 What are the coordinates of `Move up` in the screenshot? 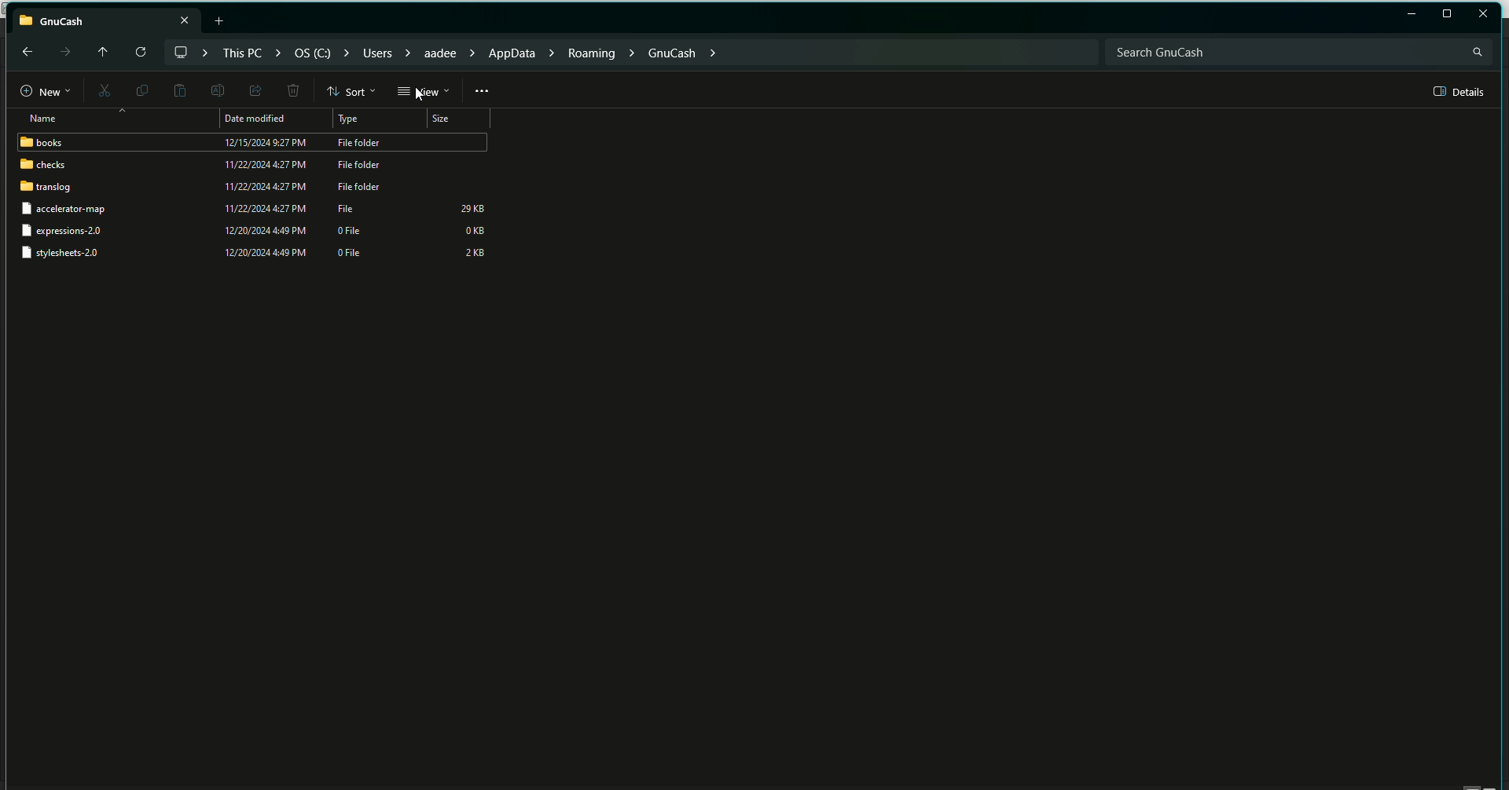 It's located at (99, 49).